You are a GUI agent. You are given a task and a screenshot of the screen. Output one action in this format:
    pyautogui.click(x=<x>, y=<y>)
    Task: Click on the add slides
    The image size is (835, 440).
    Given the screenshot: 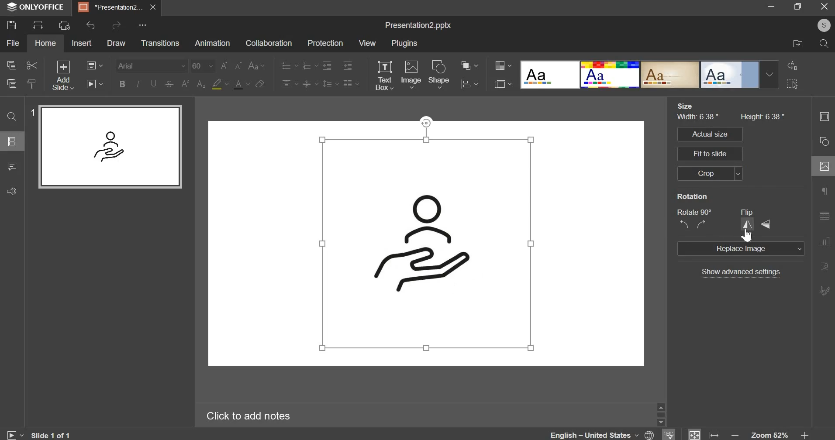 What is the action you would take?
    pyautogui.click(x=63, y=75)
    